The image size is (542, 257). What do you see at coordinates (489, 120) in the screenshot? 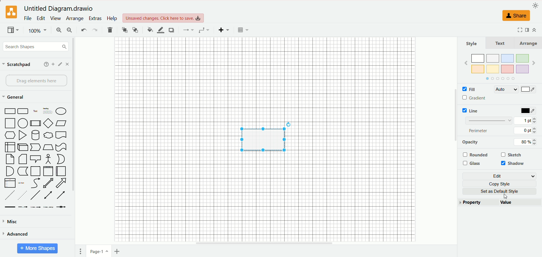
I see `pattern` at bounding box center [489, 120].